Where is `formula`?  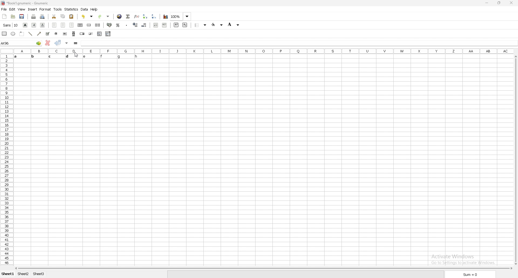 formula is located at coordinates (76, 43).